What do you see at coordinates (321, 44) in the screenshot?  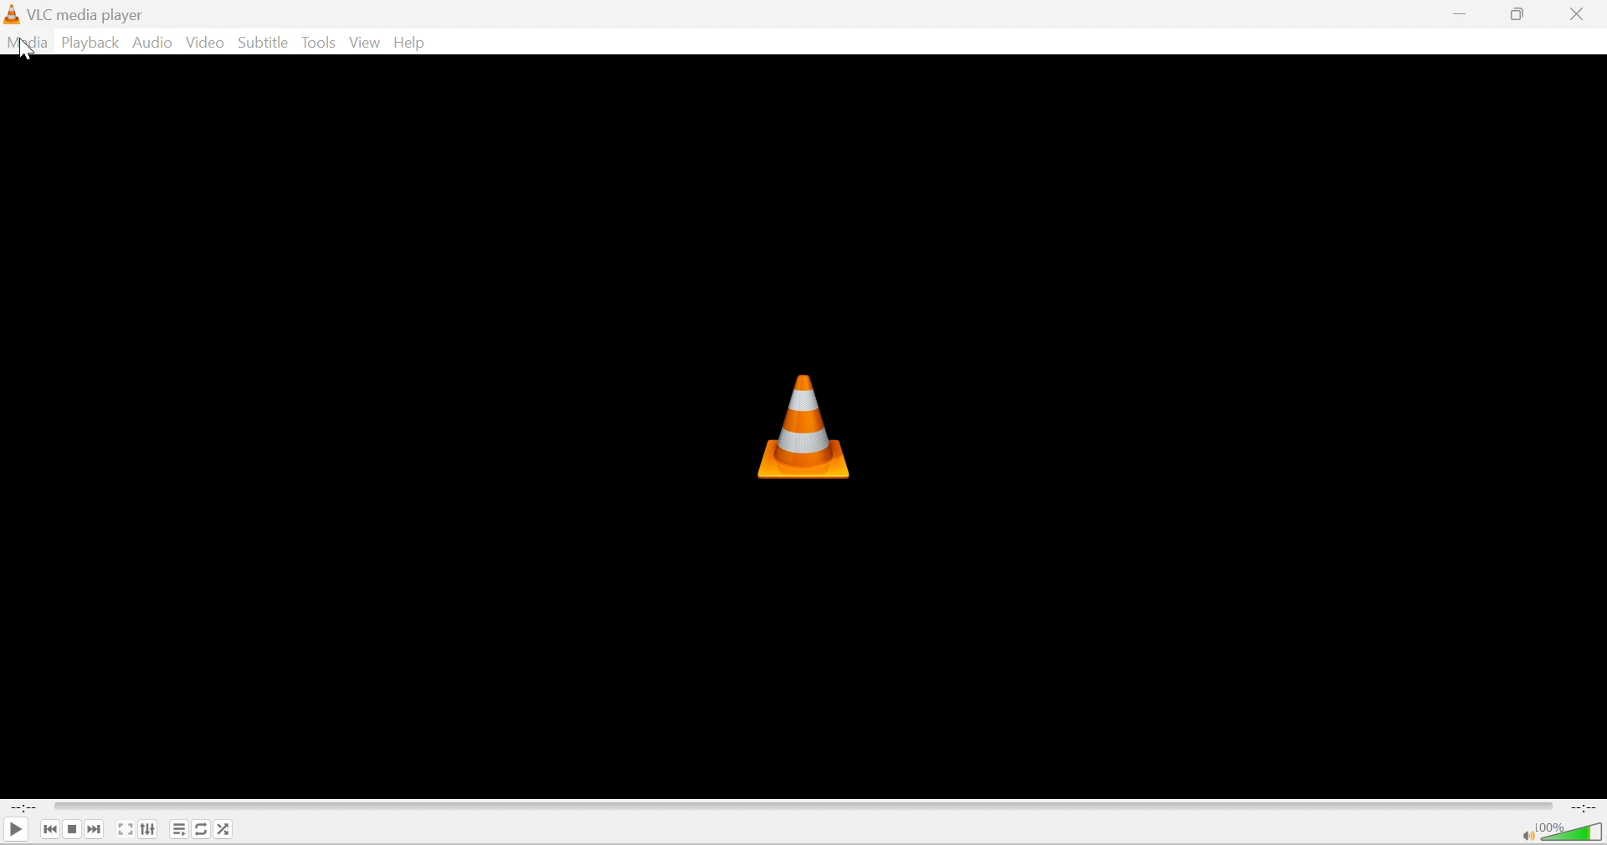 I see `Tools` at bounding box center [321, 44].